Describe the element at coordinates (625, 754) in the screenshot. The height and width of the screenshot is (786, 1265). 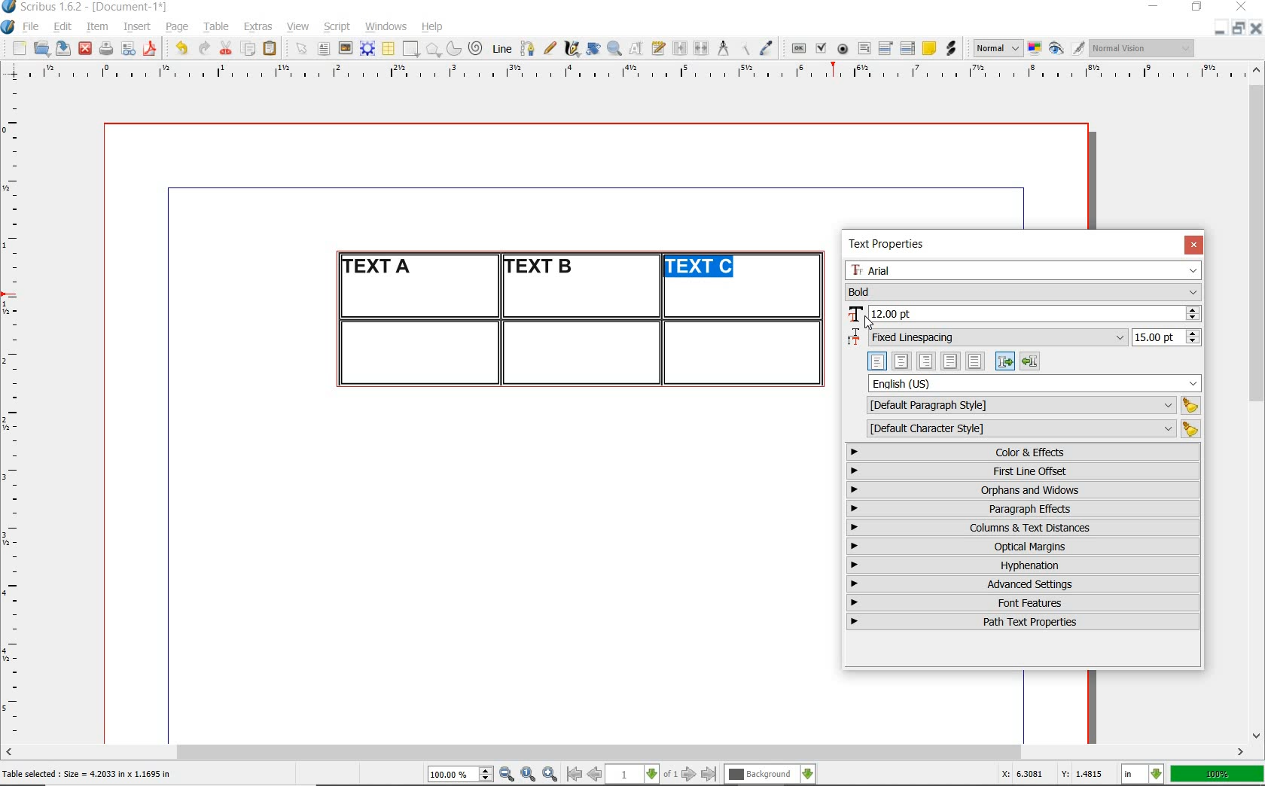
I see `scrollbar` at that location.